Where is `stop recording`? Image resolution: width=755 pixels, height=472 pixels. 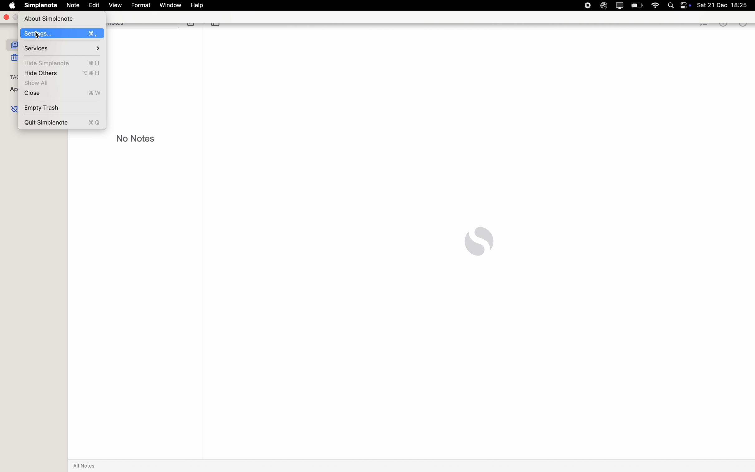 stop recording is located at coordinates (586, 6).